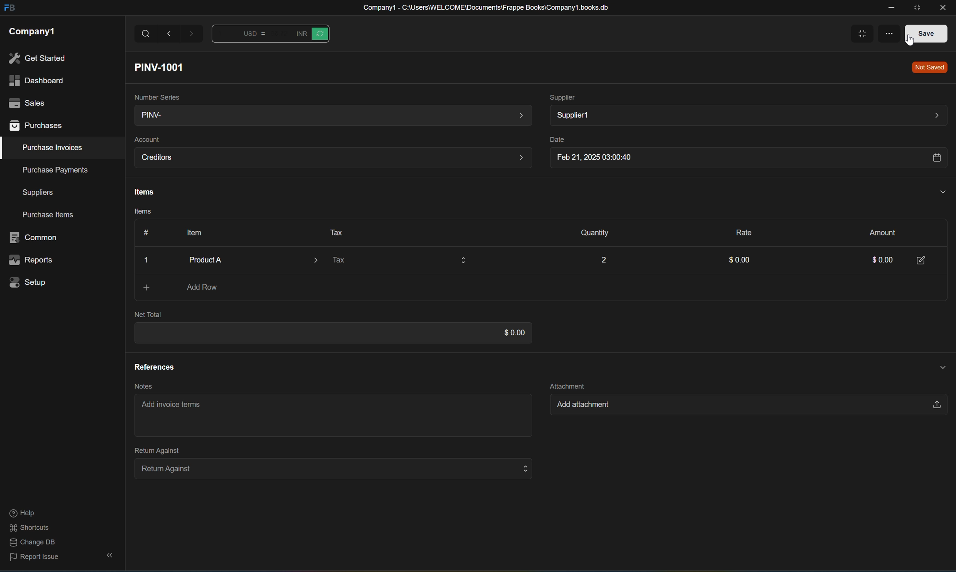 The height and width of the screenshot is (572, 956). I want to click on purchases, so click(37, 126).